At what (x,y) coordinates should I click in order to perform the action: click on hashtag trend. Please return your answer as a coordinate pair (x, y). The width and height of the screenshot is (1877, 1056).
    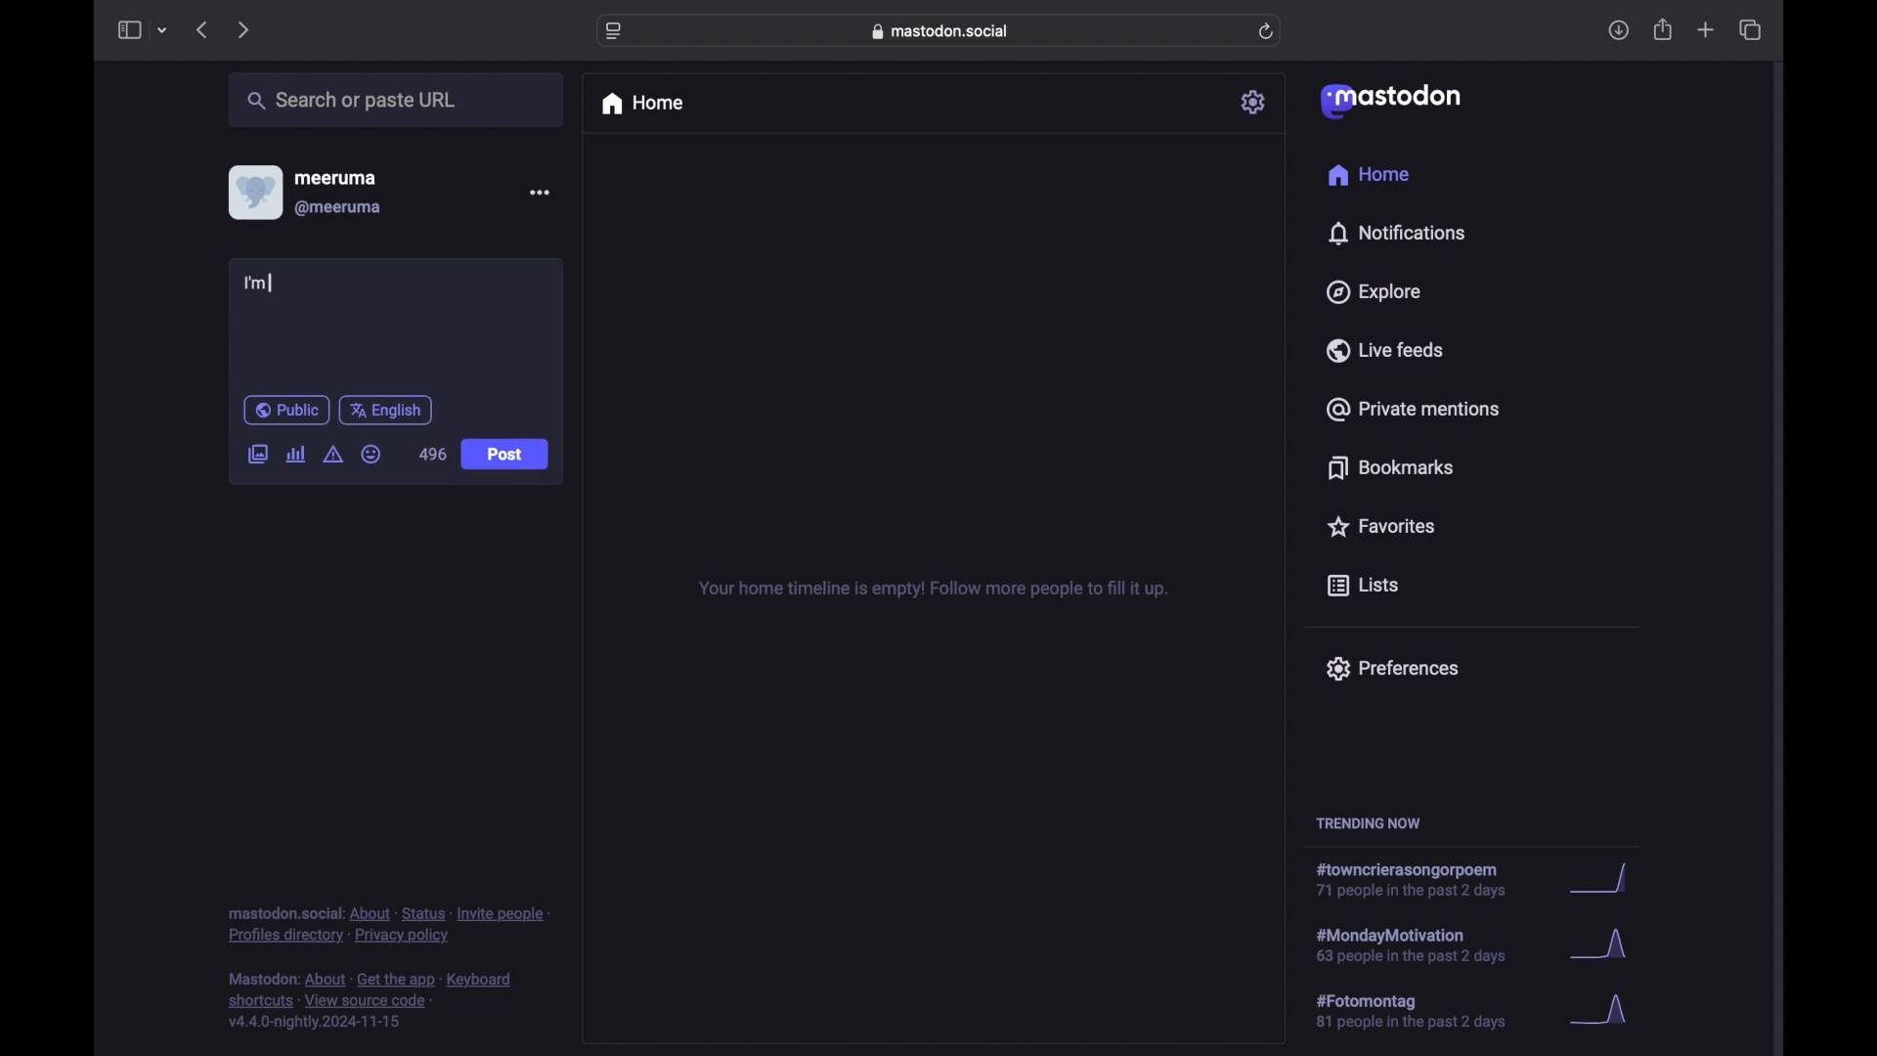
    Looking at the image, I should click on (1424, 1009).